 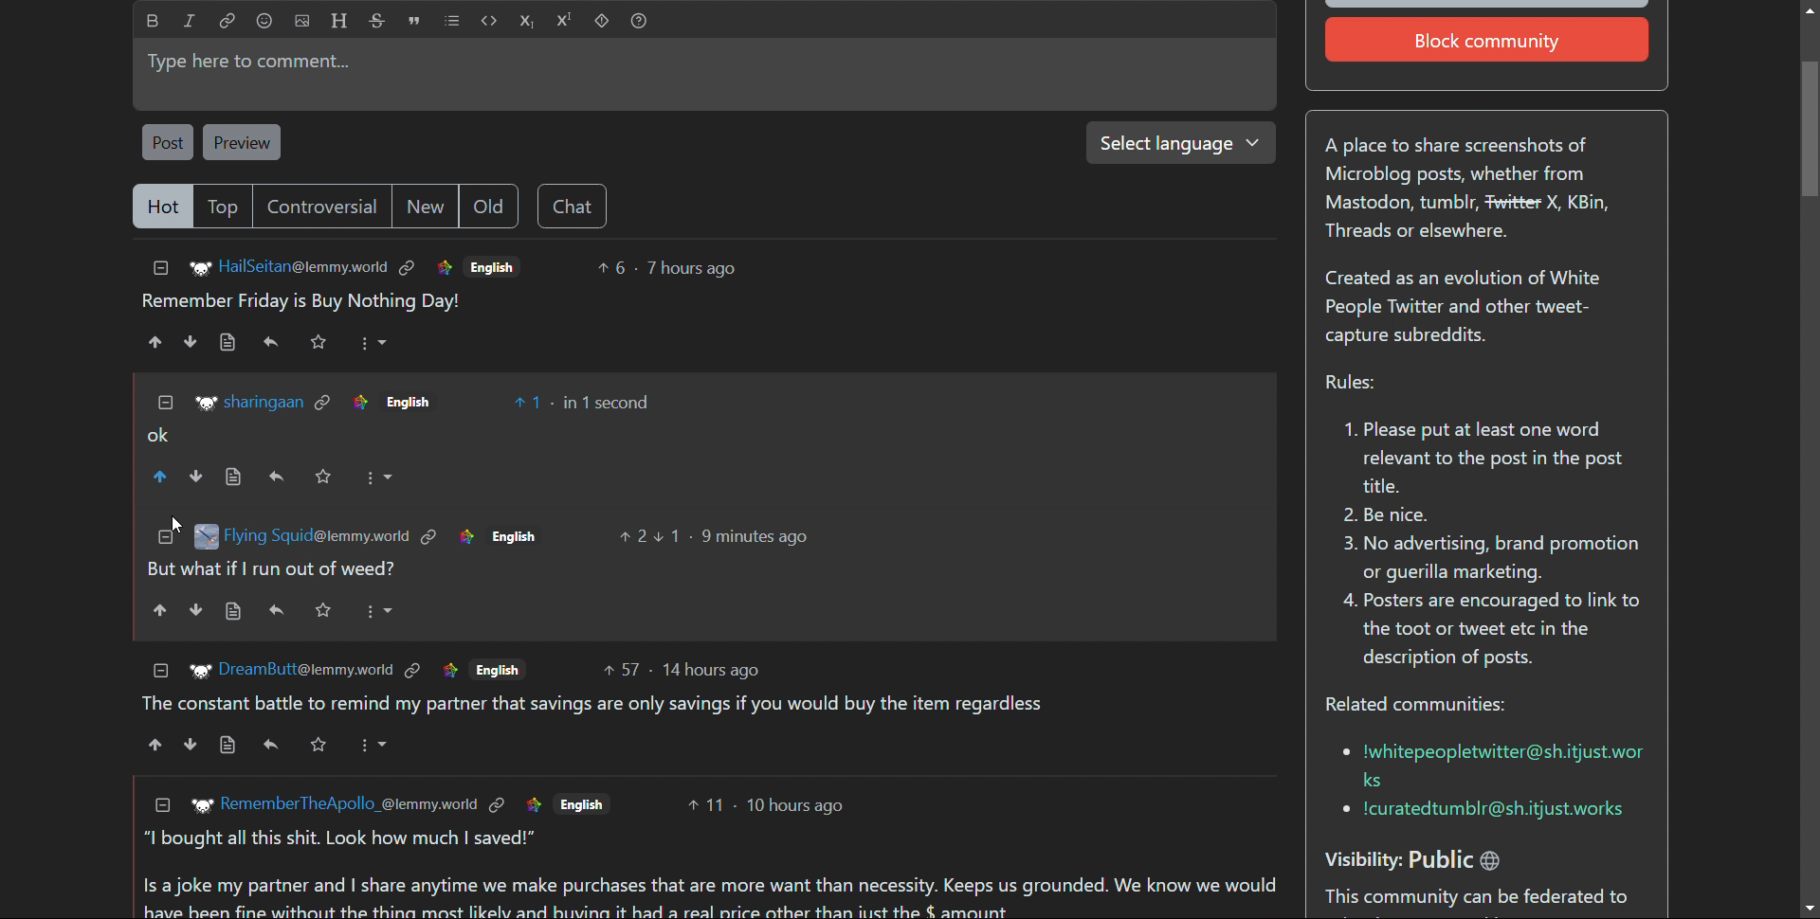 I want to click on 2. Be nice., so click(x=1397, y=516).